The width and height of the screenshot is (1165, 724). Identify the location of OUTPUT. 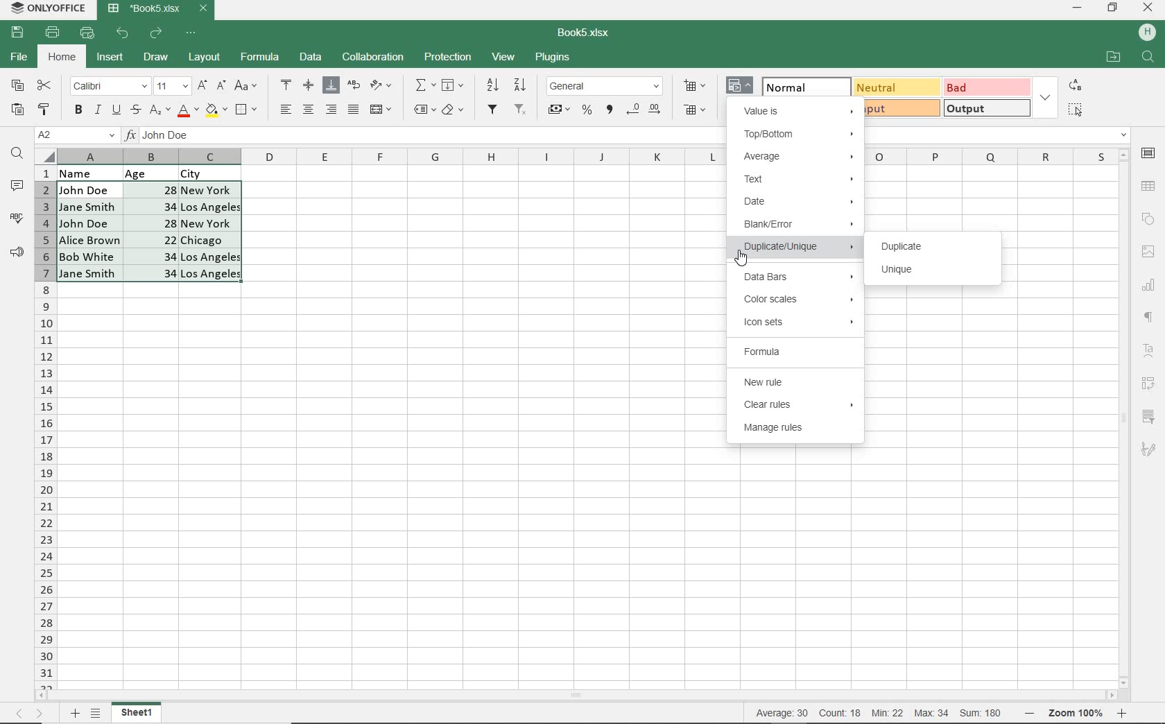
(986, 107).